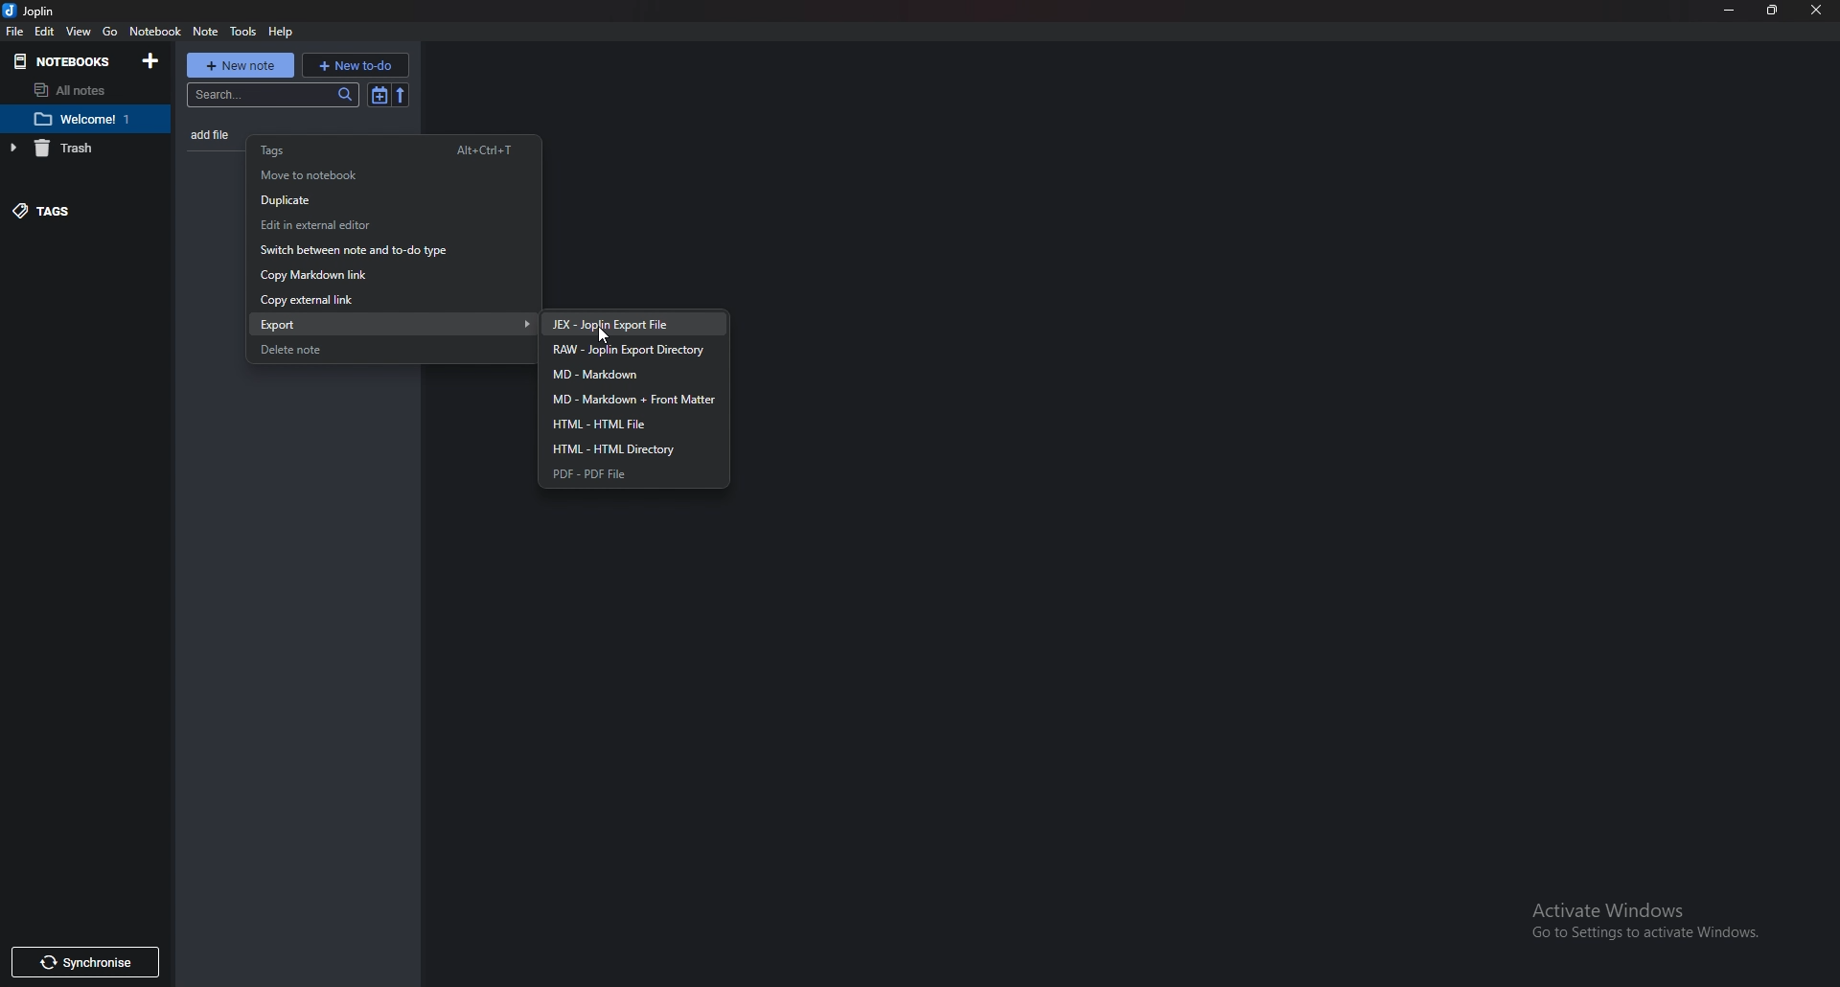 Image resolution: width=1840 pixels, height=987 pixels. What do you see at coordinates (71, 210) in the screenshot?
I see `Tags` at bounding box center [71, 210].